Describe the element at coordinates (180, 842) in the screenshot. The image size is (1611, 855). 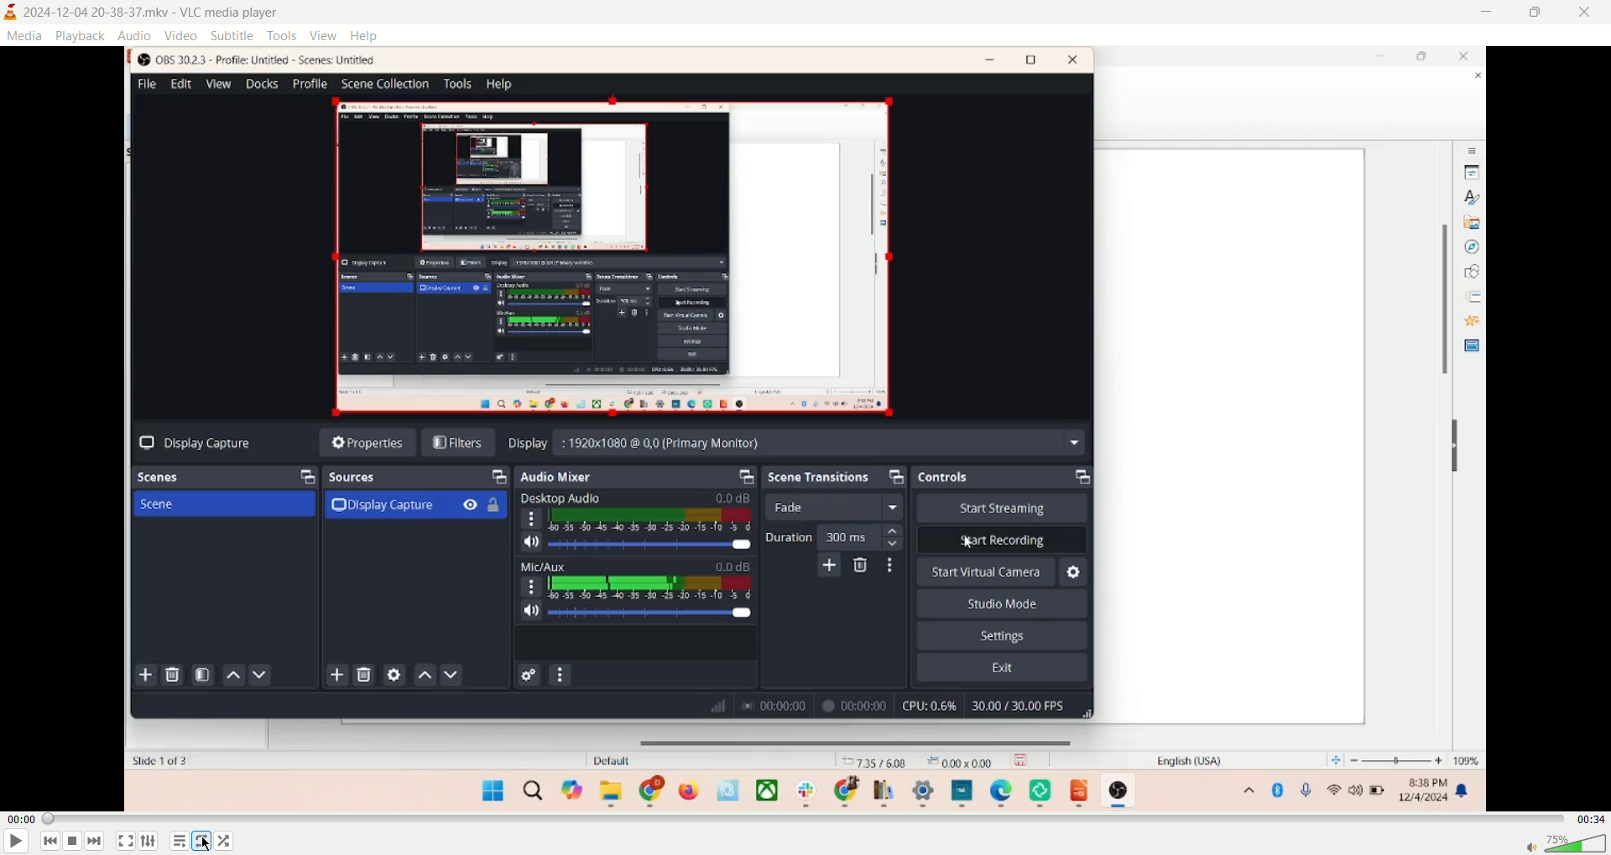
I see `playlist` at that location.